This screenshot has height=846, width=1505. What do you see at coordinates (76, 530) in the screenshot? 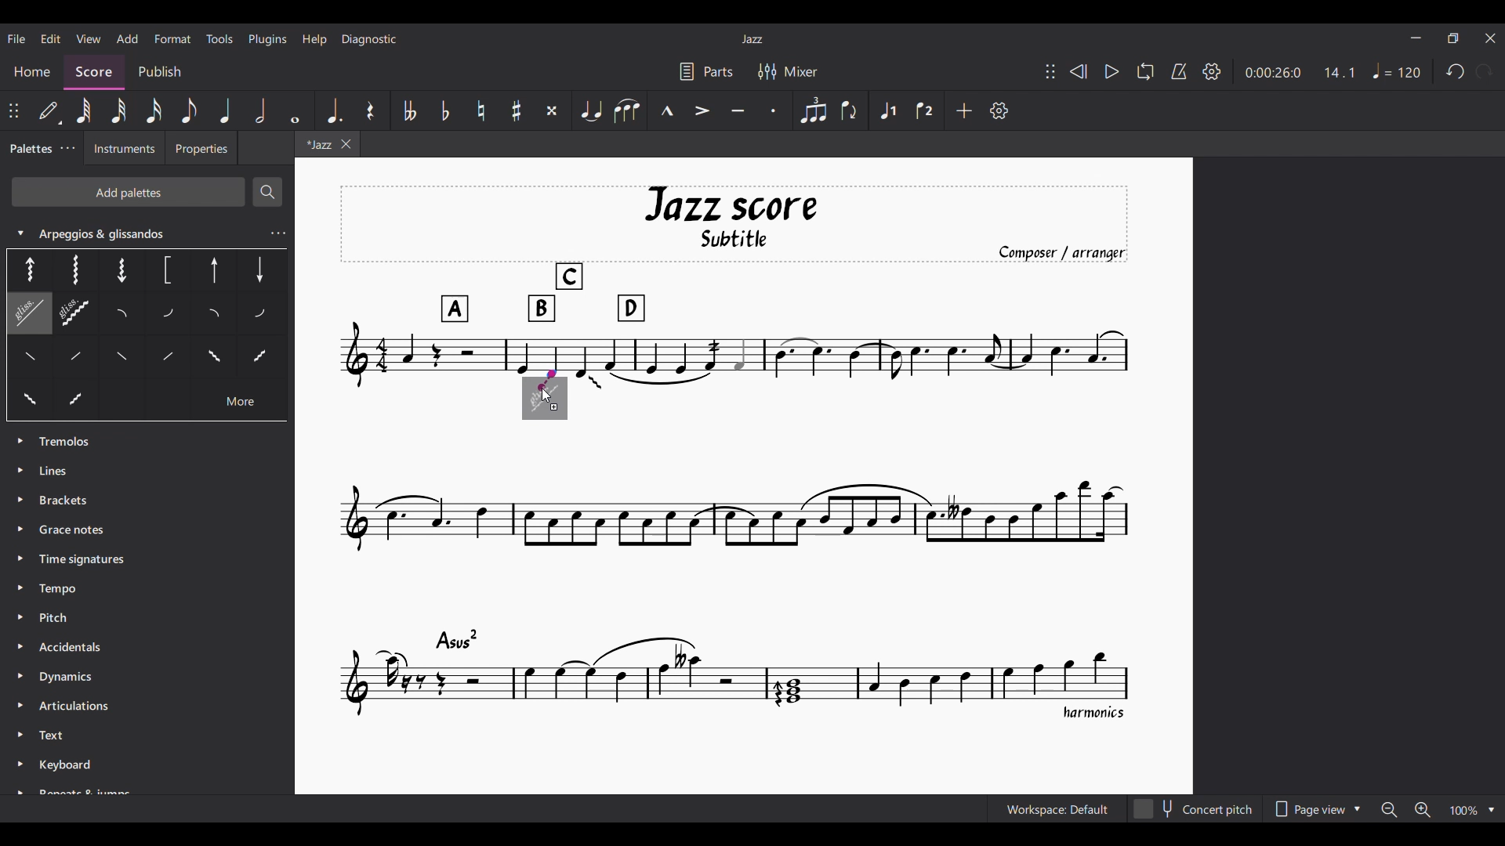
I see `Grace Note` at bounding box center [76, 530].